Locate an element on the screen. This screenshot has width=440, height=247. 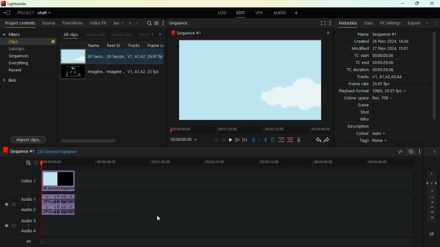
toggle is located at coordinates (14, 204).